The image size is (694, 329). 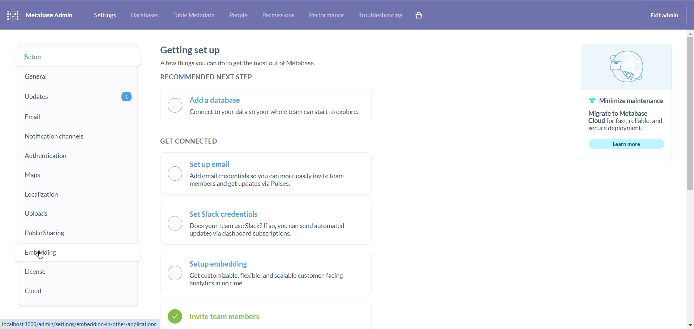 I want to click on email, so click(x=77, y=118).